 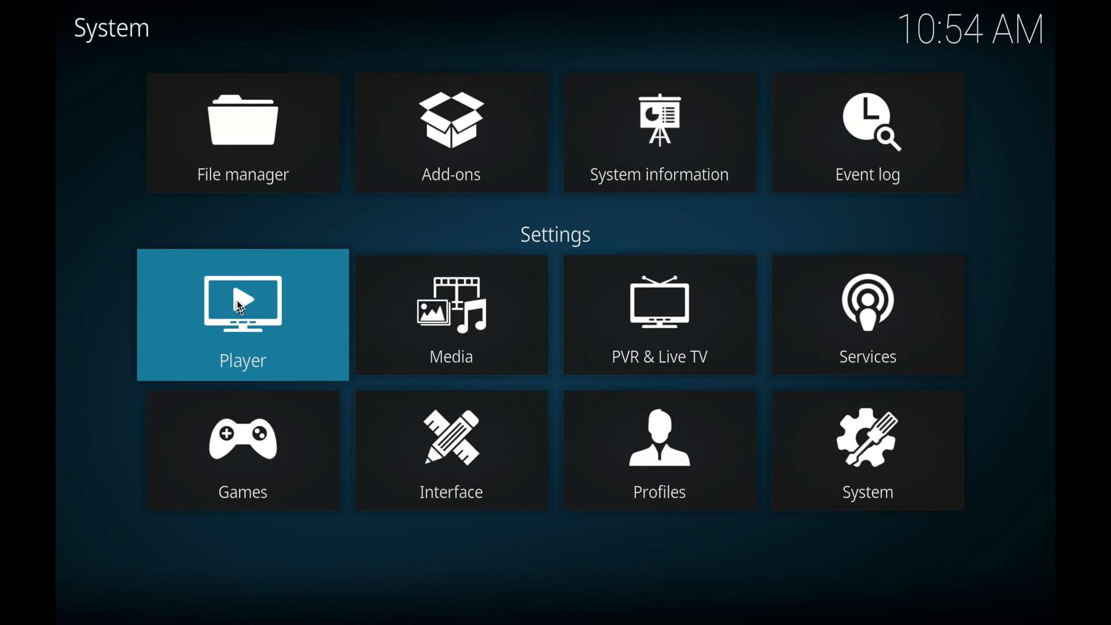 What do you see at coordinates (112, 30) in the screenshot?
I see `system` at bounding box center [112, 30].